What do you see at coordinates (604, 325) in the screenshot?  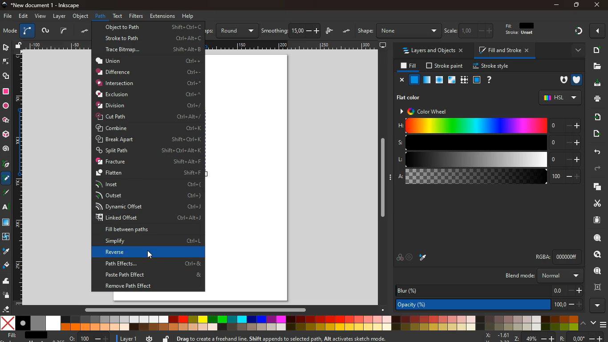 I see `menu` at bounding box center [604, 325].